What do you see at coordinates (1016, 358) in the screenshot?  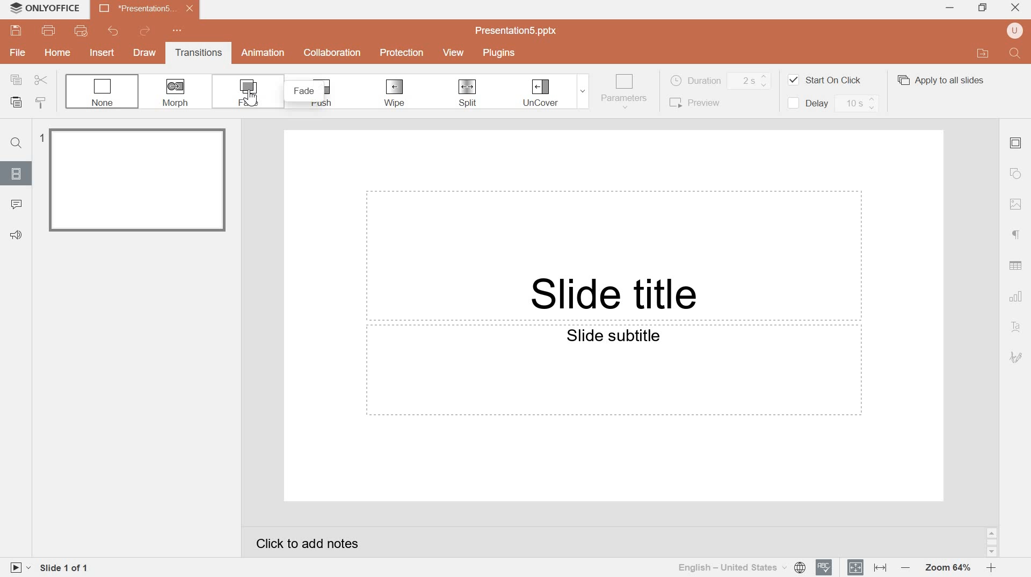 I see `signature` at bounding box center [1016, 358].